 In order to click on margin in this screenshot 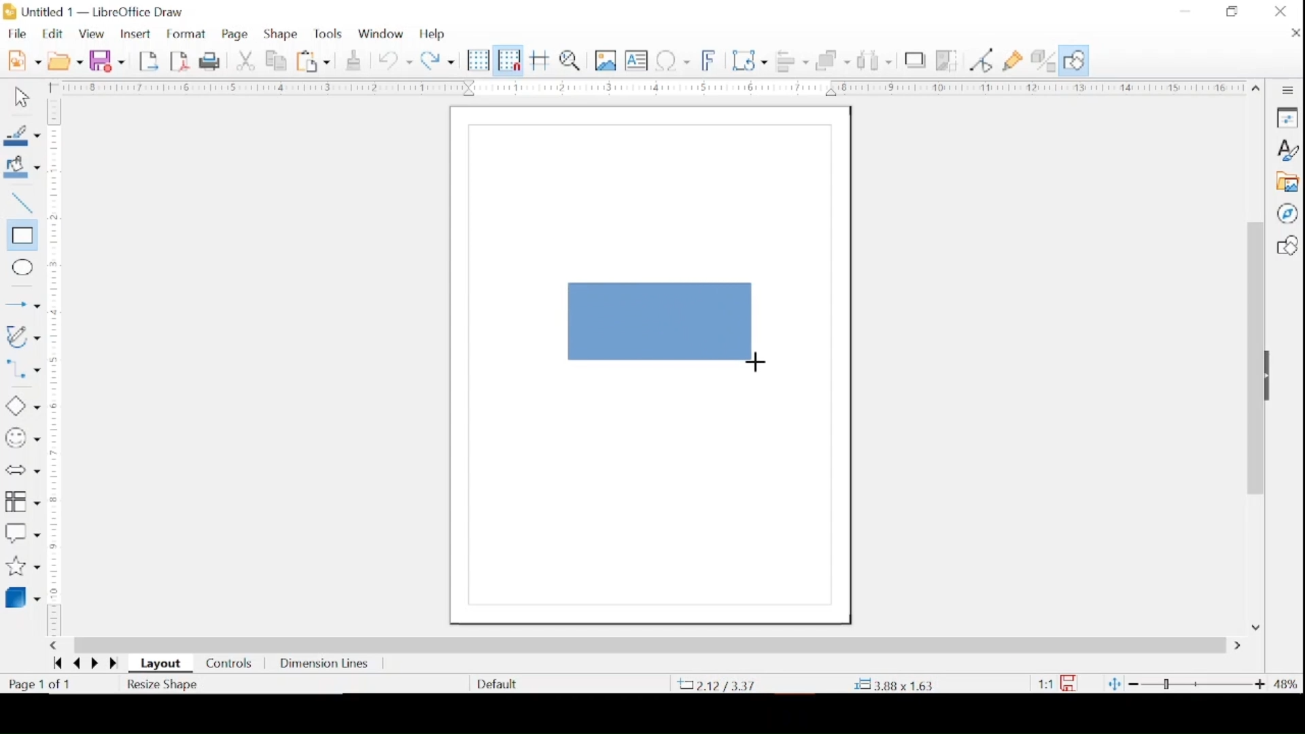, I will do `click(644, 87)`.